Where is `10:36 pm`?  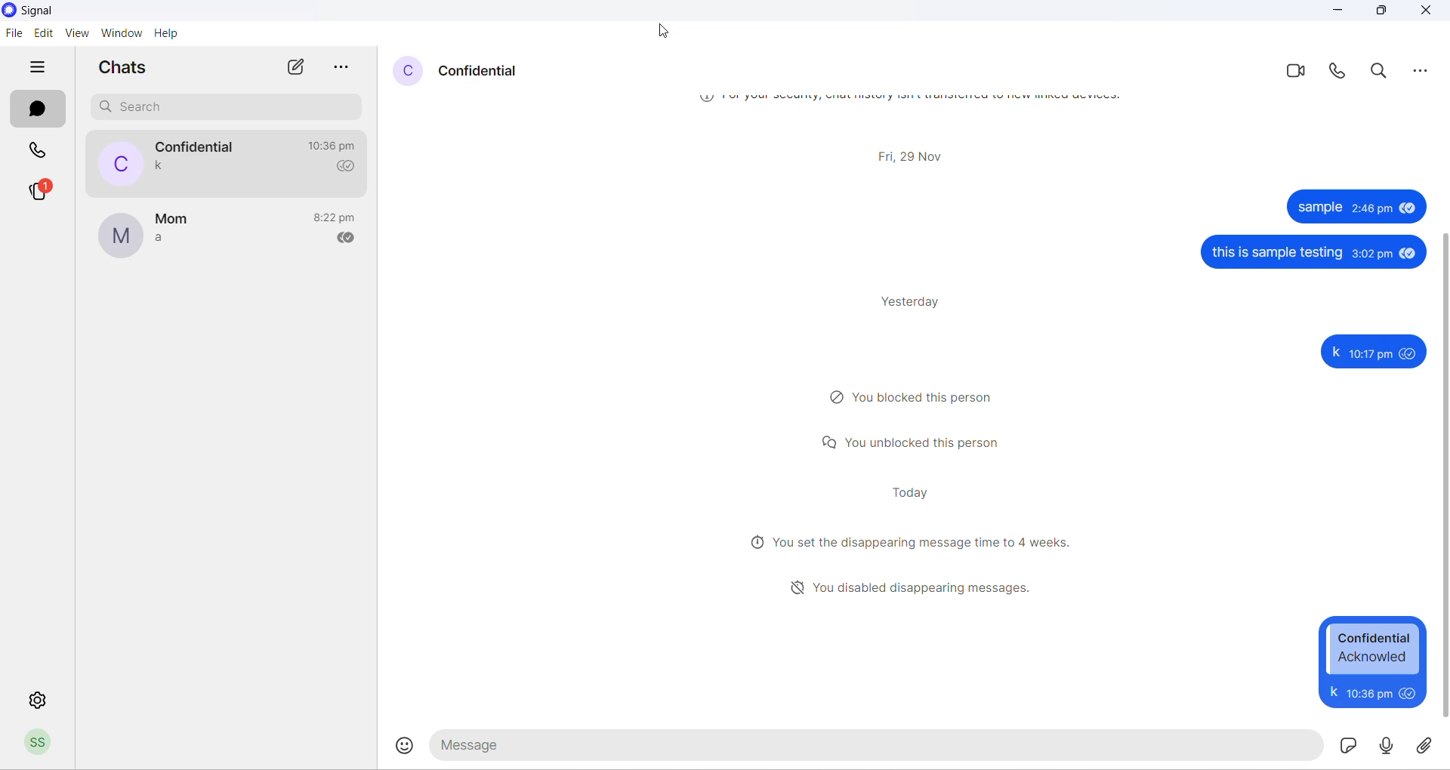
10:36 pm is located at coordinates (1367, 692).